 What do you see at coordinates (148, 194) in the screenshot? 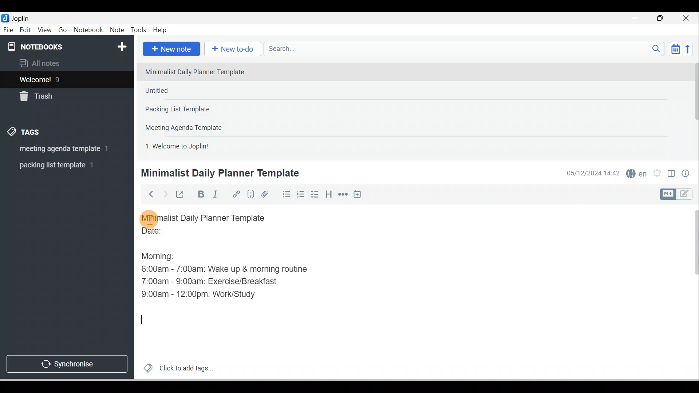
I see `Back` at bounding box center [148, 194].